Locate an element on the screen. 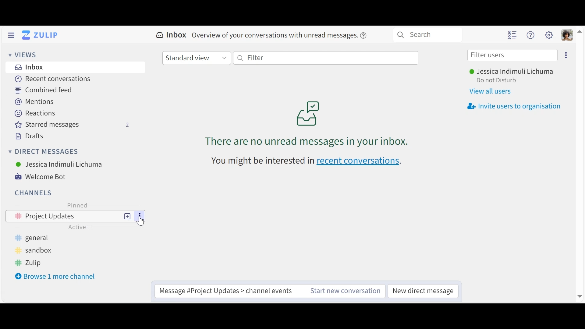  pinned is located at coordinates (78, 205).